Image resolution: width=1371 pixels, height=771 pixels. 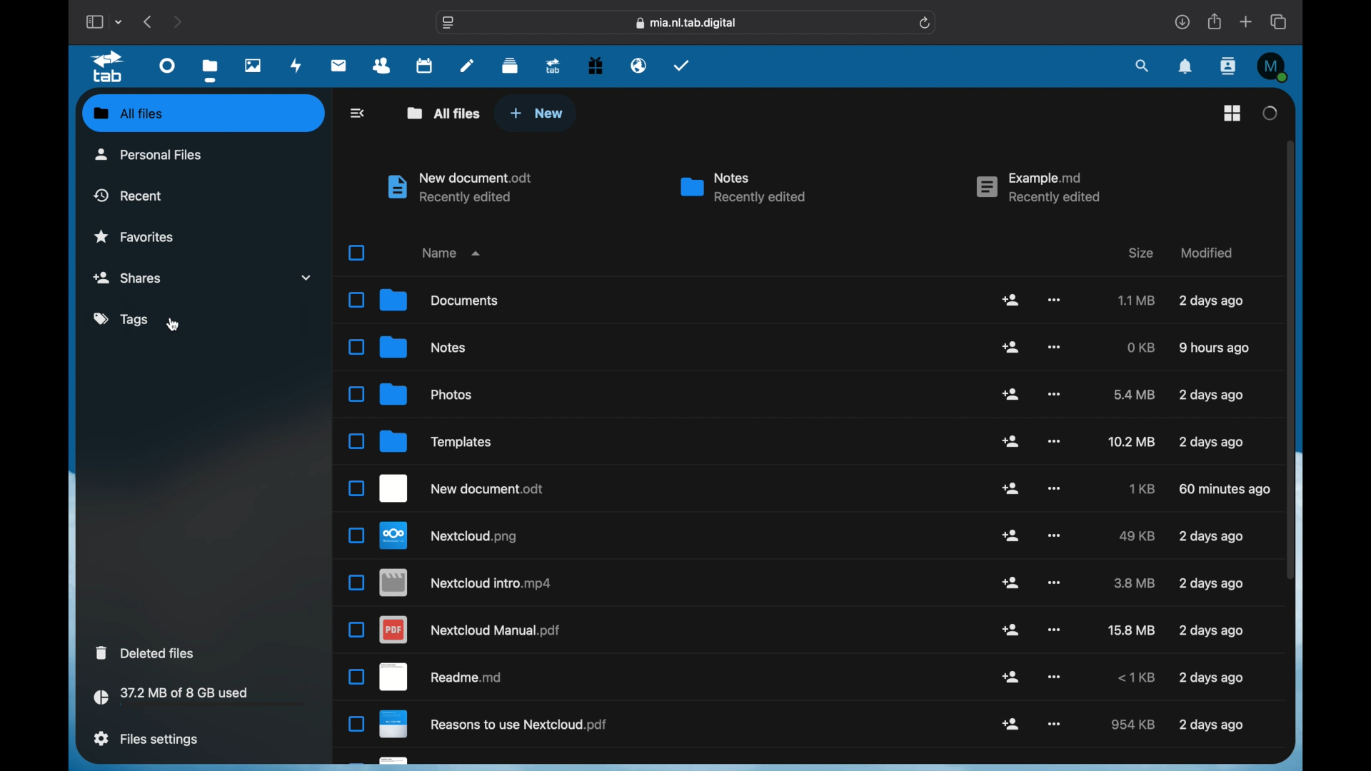 What do you see at coordinates (449, 253) in the screenshot?
I see `name` at bounding box center [449, 253].